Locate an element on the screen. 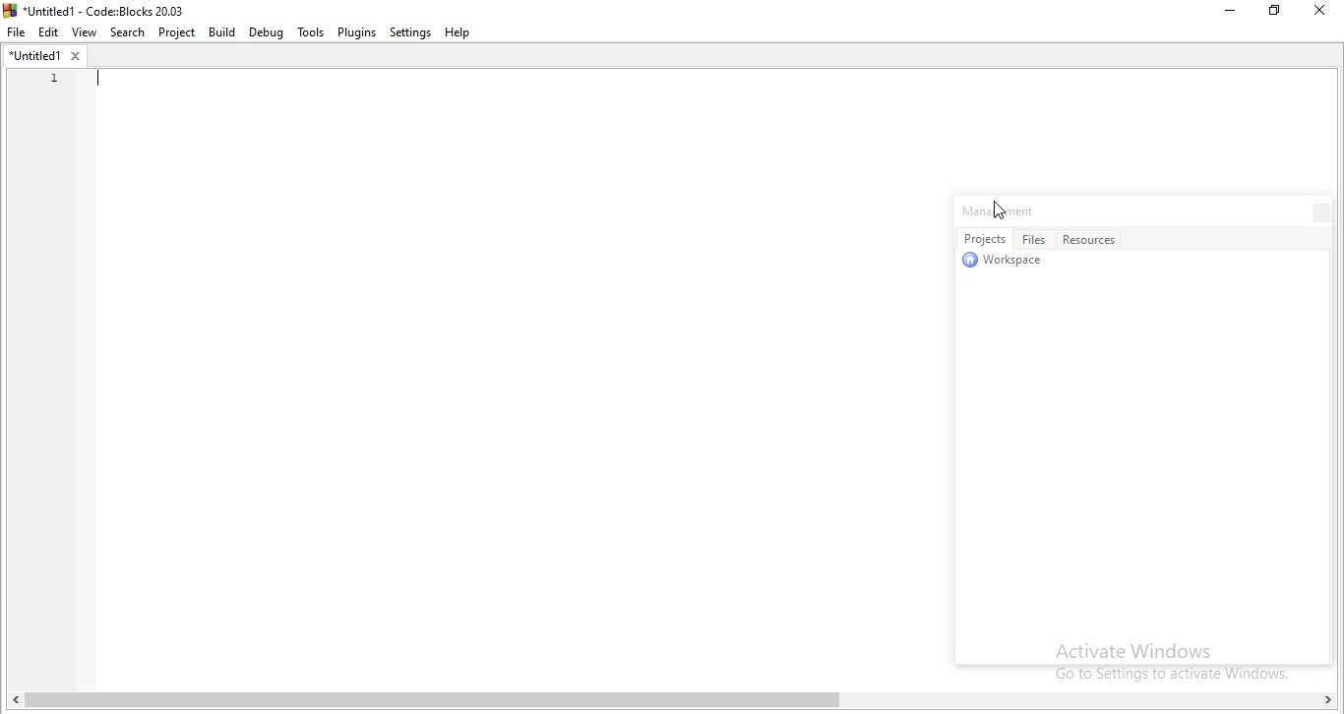 Image resolution: width=1344 pixels, height=714 pixels. workspace is located at coordinates (1008, 264).